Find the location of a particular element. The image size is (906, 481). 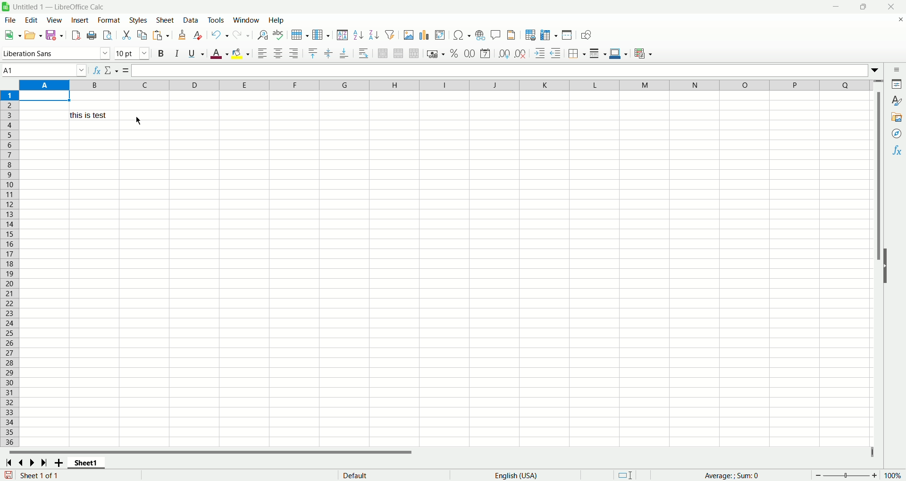

Expand fuction bar is located at coordinates (876, 72).